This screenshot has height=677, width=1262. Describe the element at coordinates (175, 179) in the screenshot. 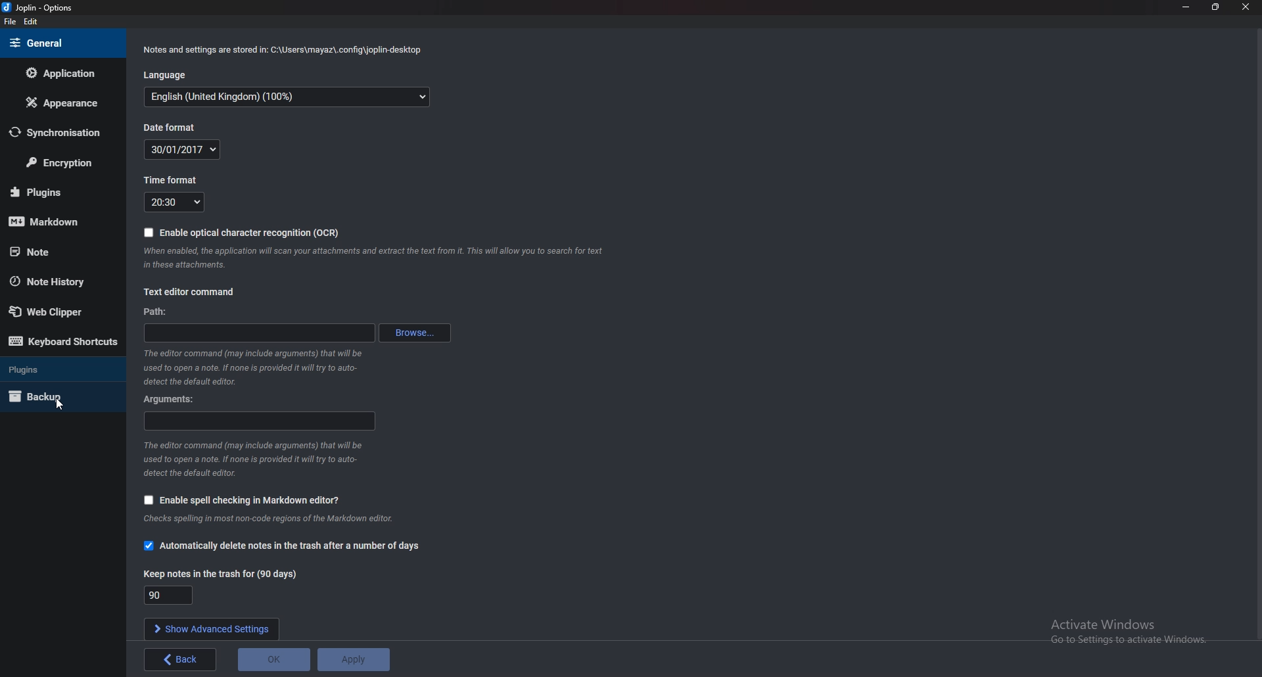

I see `Time format` at that location.